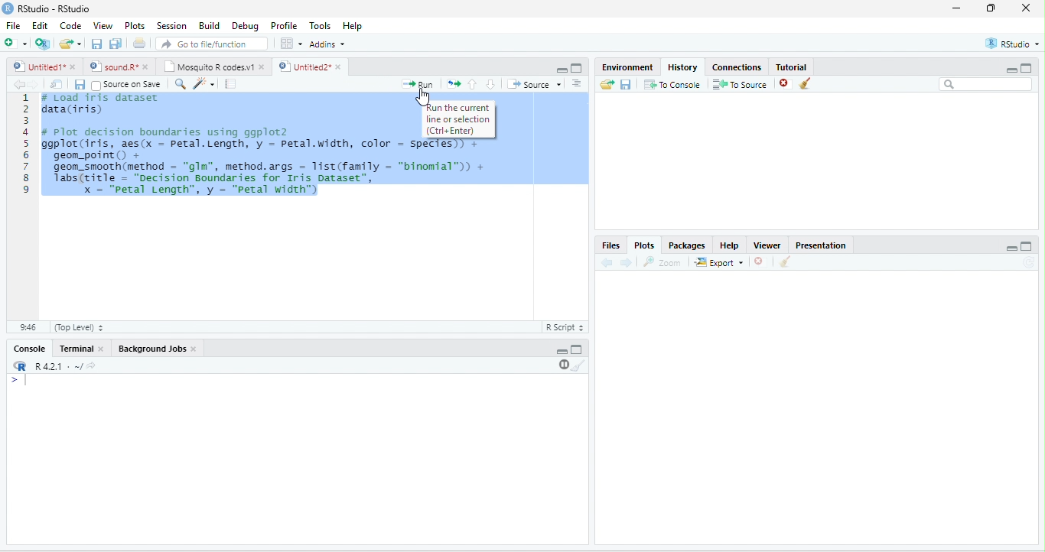 The image size is (1045, 552). What do you see at coordinates (459, 119) in the screenshot?
I see `Run the current line or selection (Ctrl+Enter)` at bounding box center [459, 119].